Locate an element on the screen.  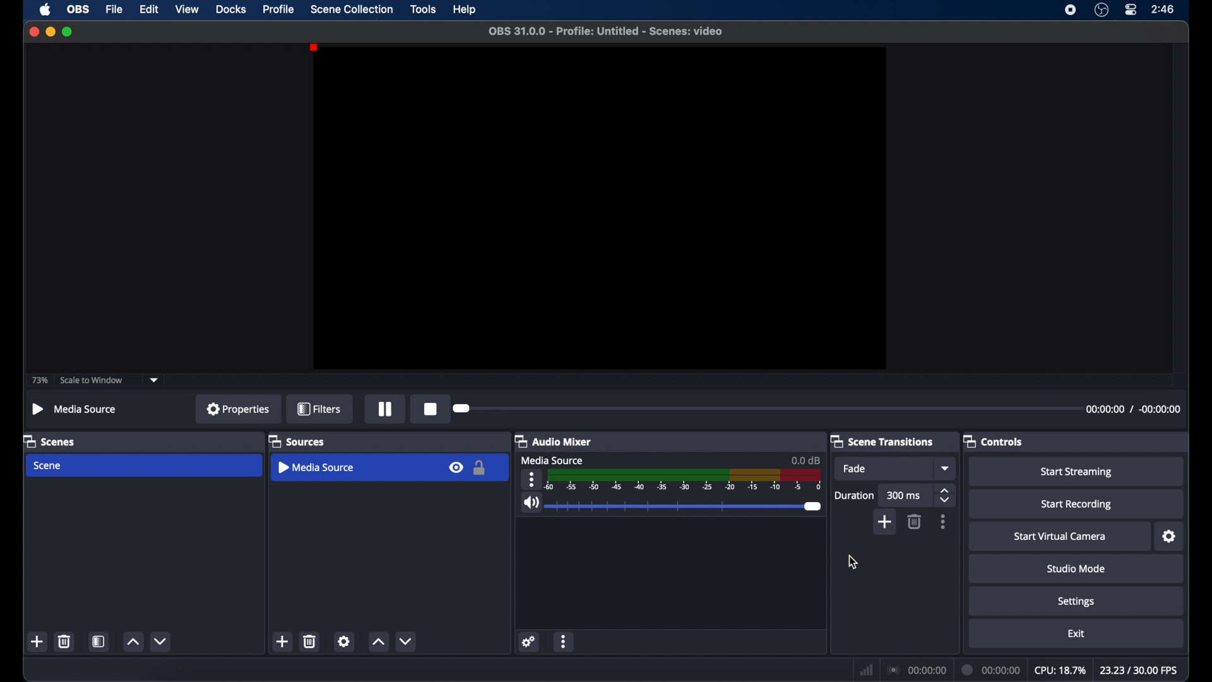
obs is located at coordinates (78, 9).